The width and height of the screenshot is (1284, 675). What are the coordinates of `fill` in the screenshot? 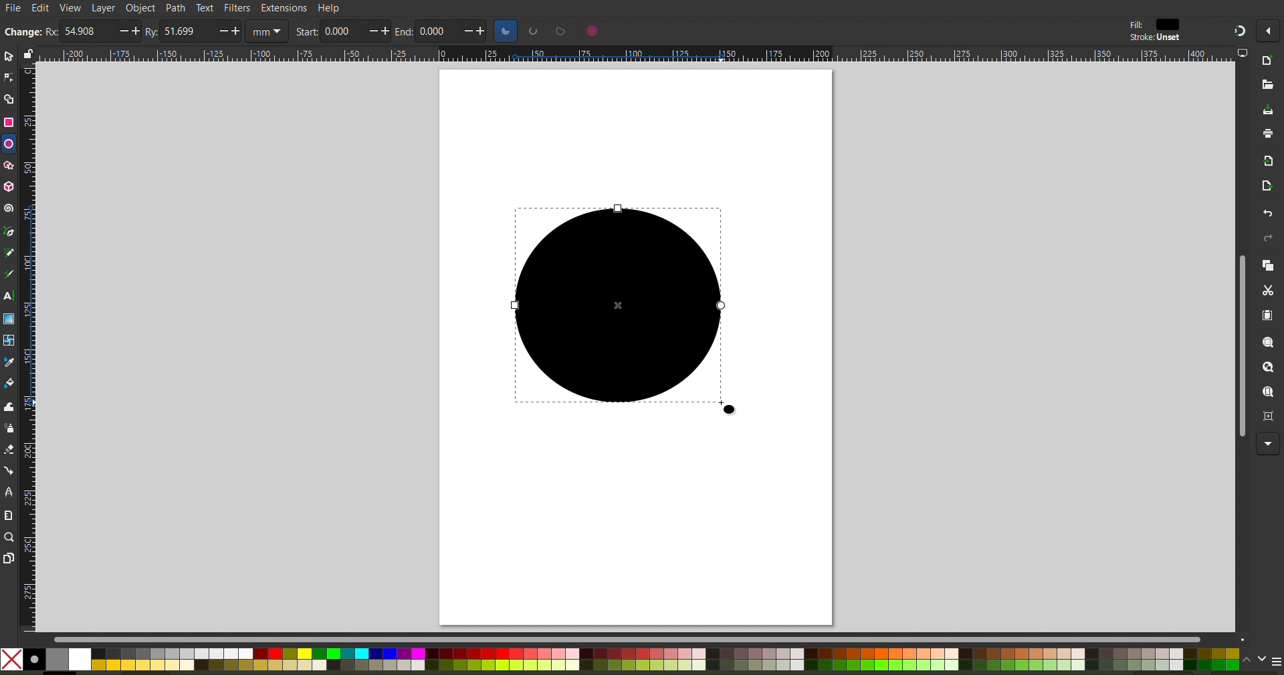 It's located at (1131, 25).